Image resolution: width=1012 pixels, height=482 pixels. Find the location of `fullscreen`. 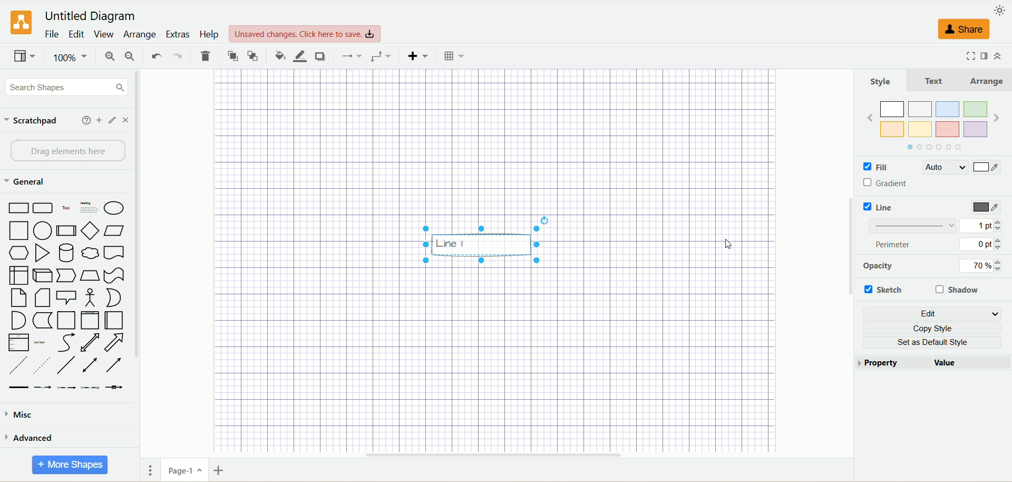

fullscreen is located at coordinates (967, 56).